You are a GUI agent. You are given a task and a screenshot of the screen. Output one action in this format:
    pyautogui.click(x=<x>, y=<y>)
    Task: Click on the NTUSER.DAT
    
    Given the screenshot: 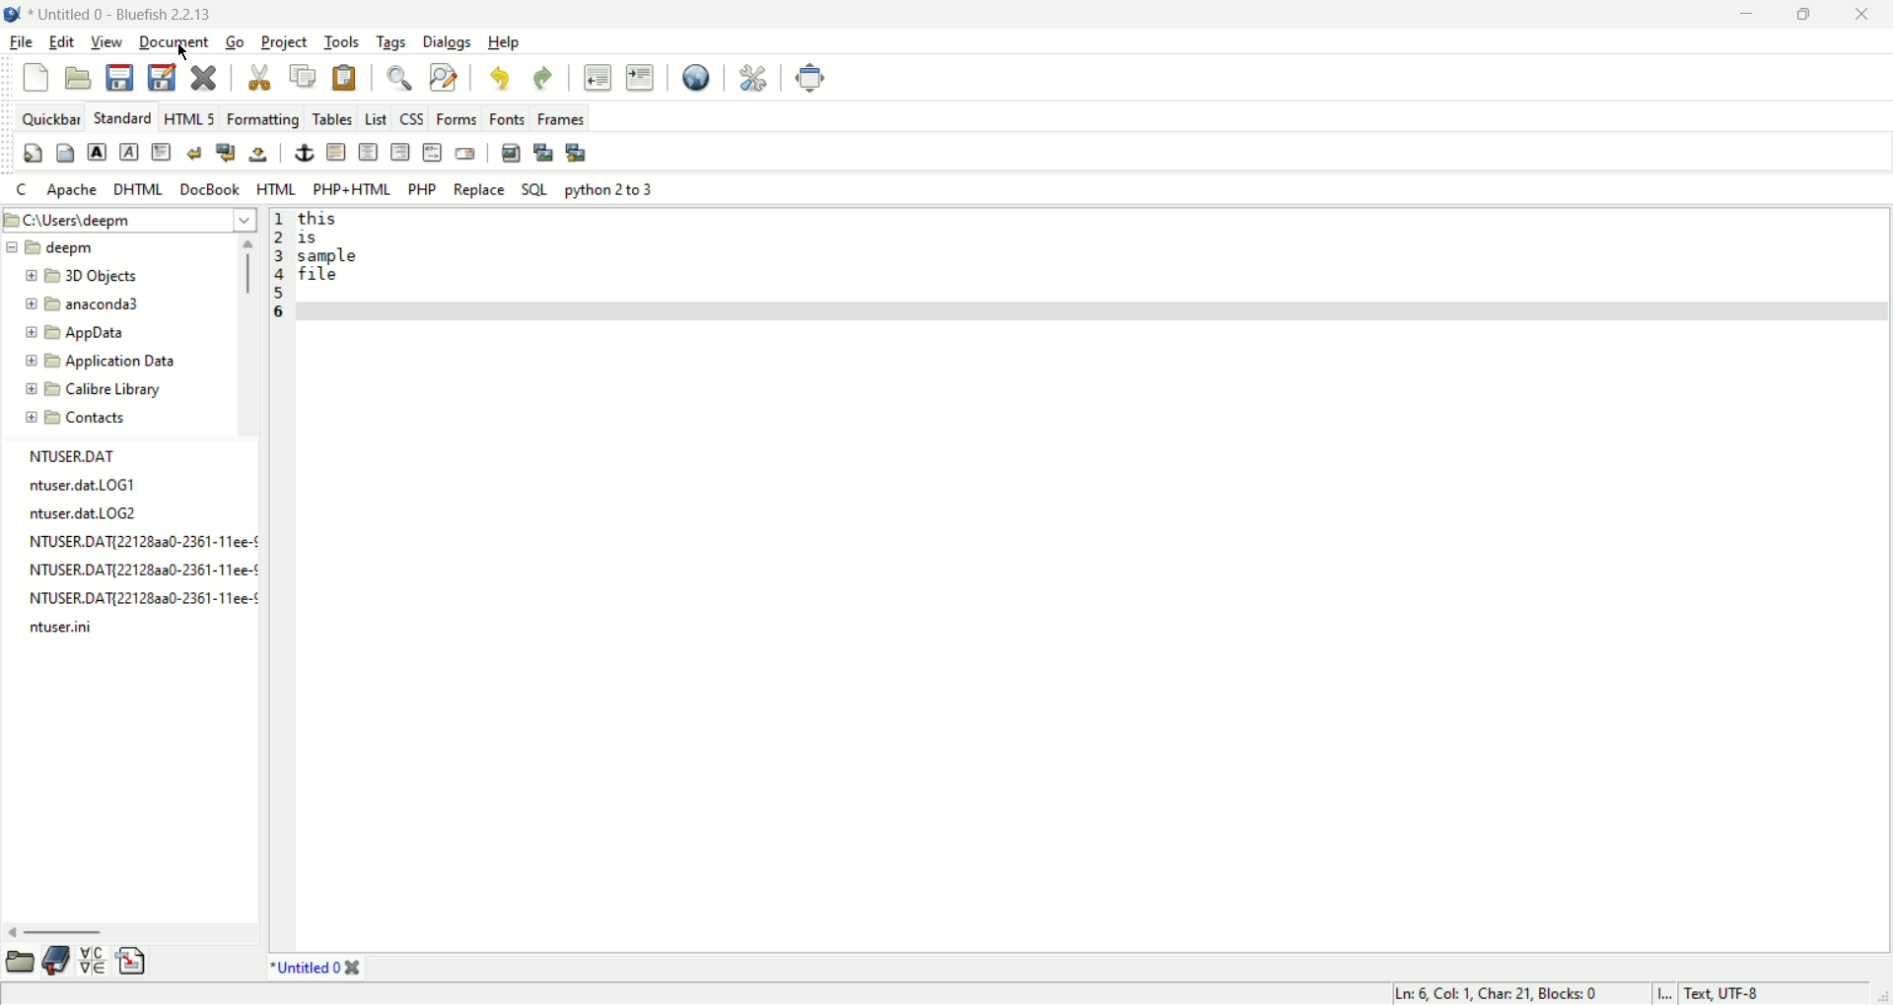 What is the action you would take?
    pyautogui.click(x=70, y=456)
    